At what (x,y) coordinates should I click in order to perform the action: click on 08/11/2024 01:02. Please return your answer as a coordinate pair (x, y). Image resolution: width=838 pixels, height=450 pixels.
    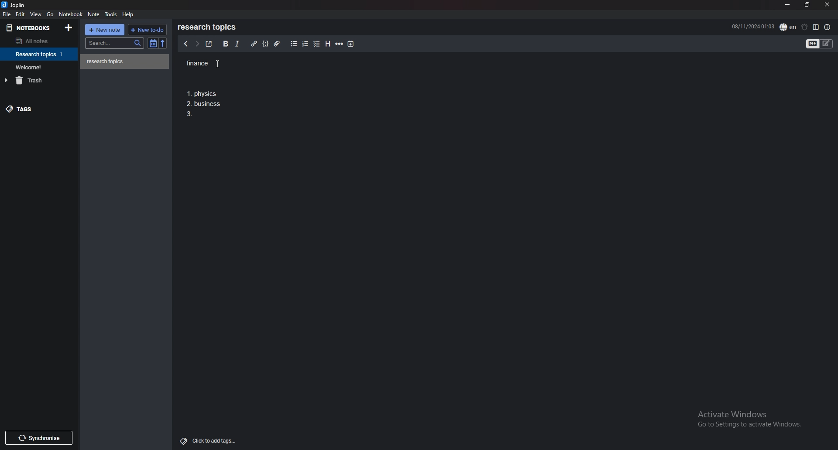
    Looking at the image, I should click on (752, 26).